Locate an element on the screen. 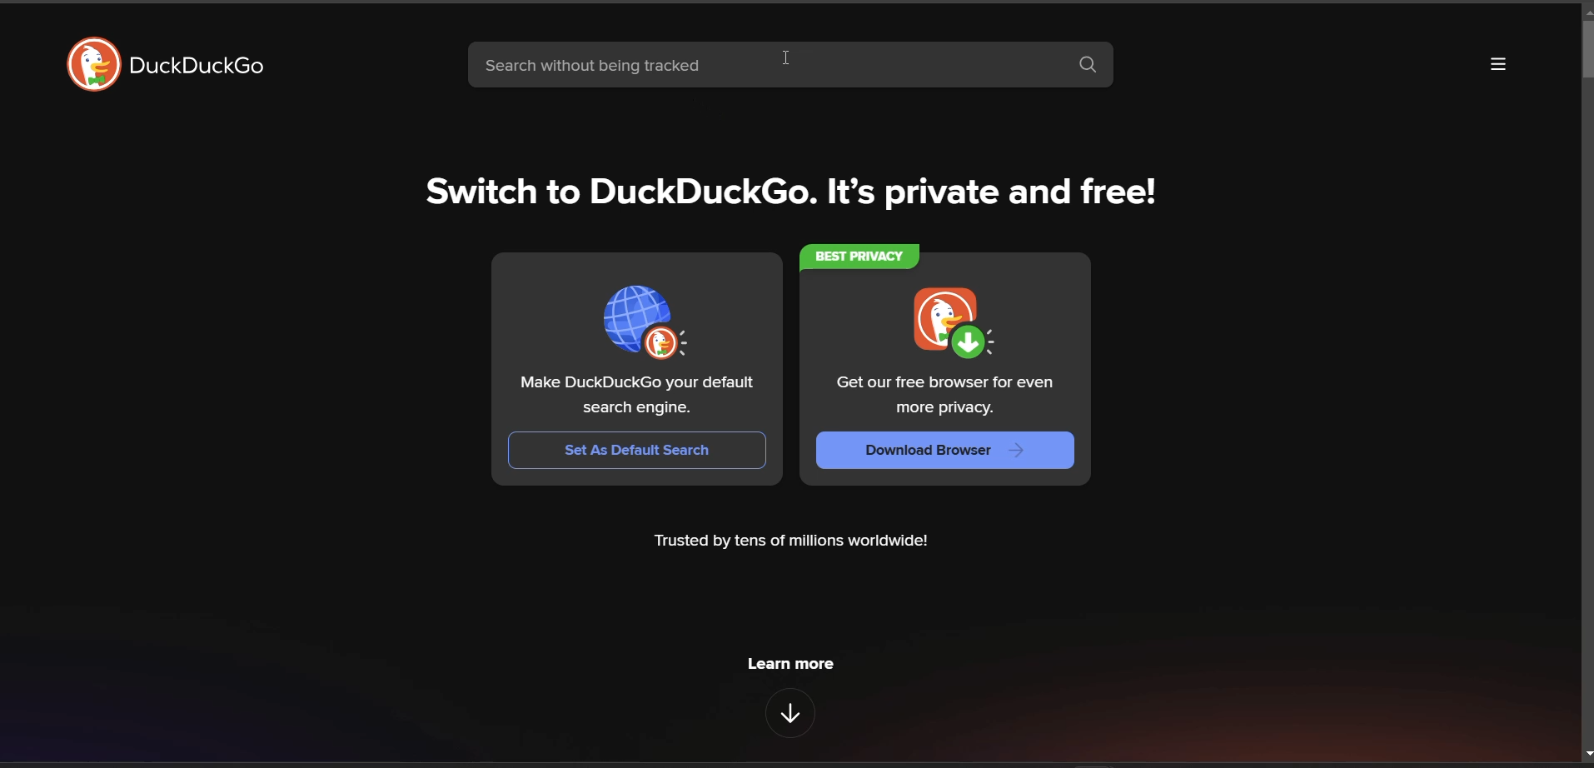 The height and width of the screenshot is (768, 1594). set as Default Search is located at coordinates (638, 450).